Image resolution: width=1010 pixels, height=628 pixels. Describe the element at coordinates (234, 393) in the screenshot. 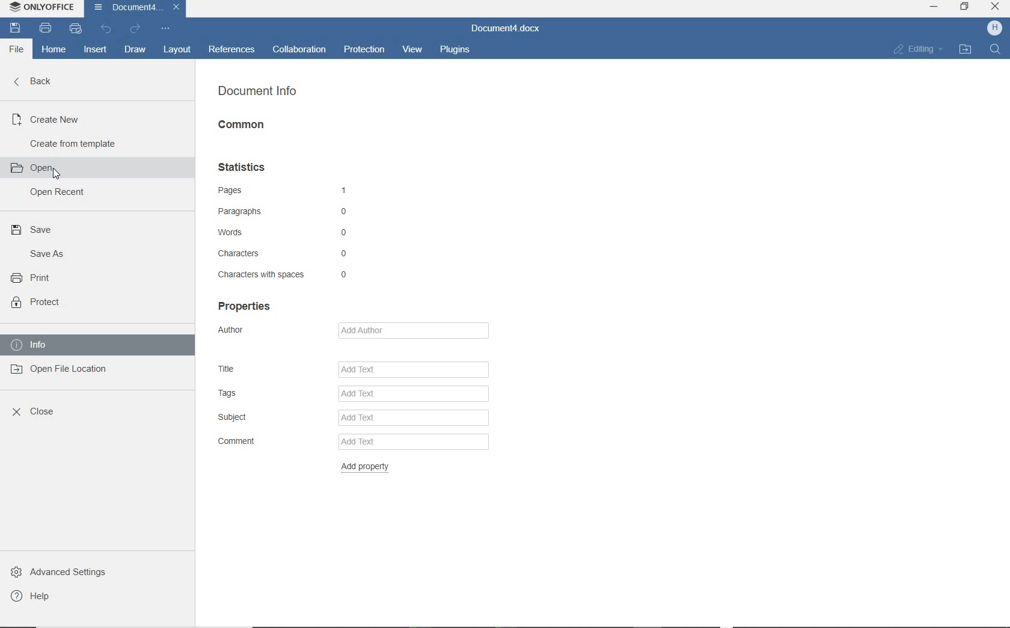

I see `tags` at that location.